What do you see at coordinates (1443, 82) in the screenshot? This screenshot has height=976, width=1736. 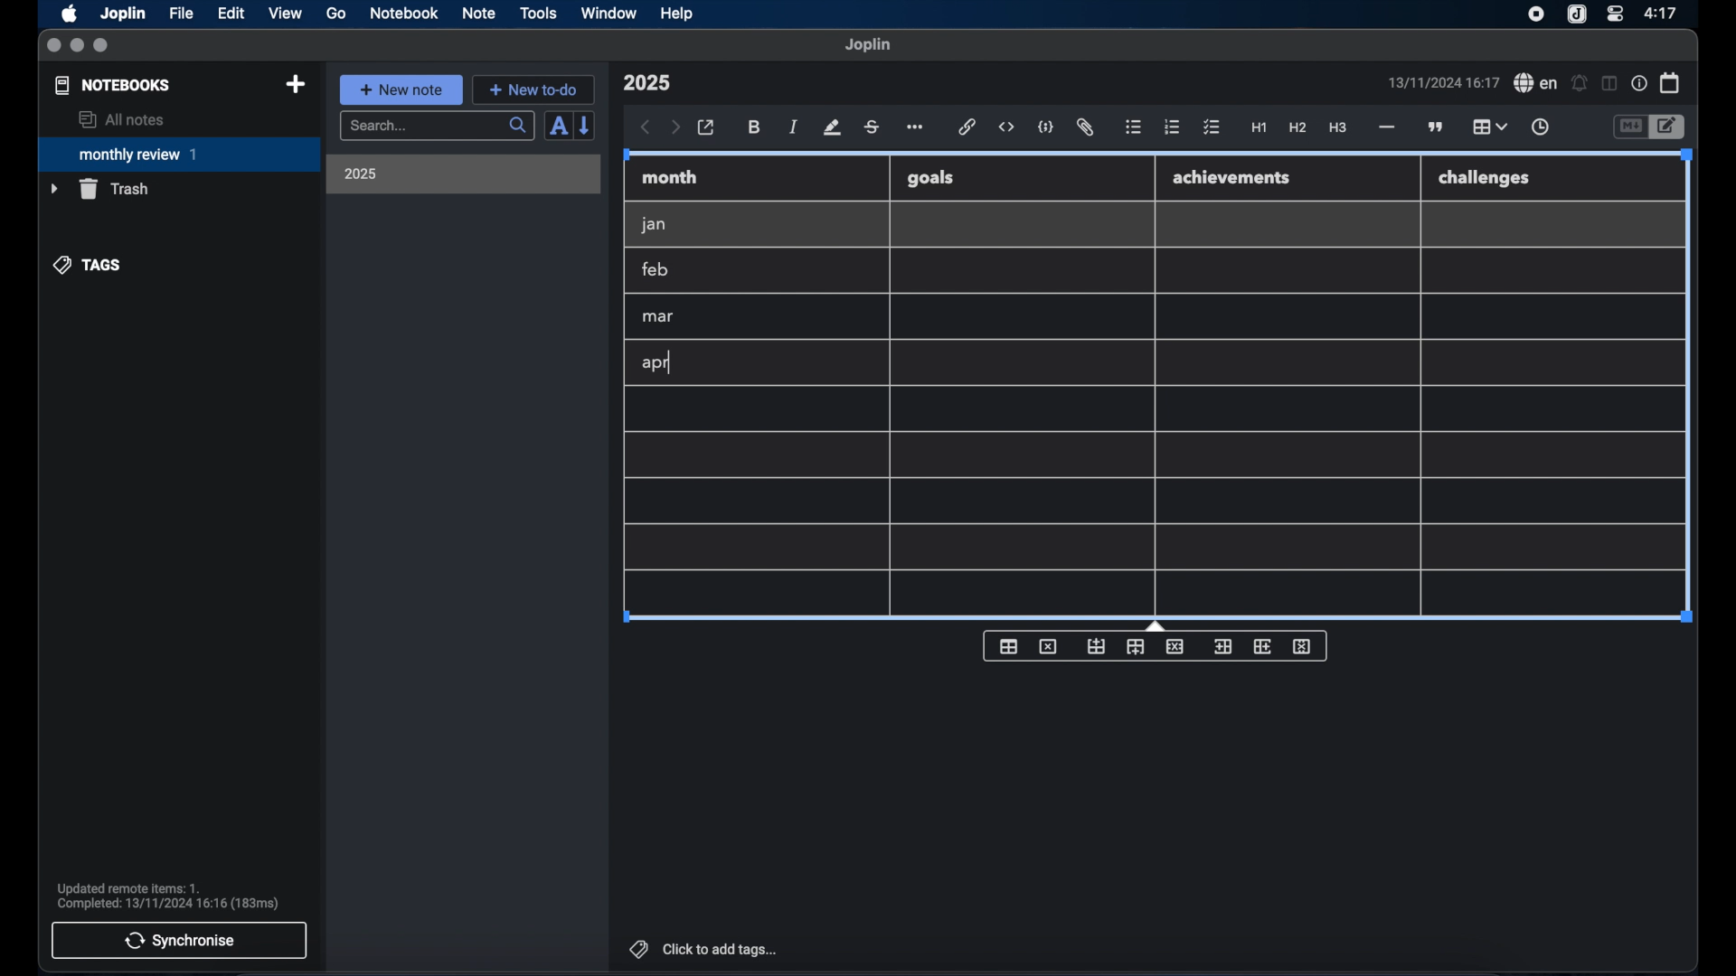 I see `date` at bounding box center [1443, 82].